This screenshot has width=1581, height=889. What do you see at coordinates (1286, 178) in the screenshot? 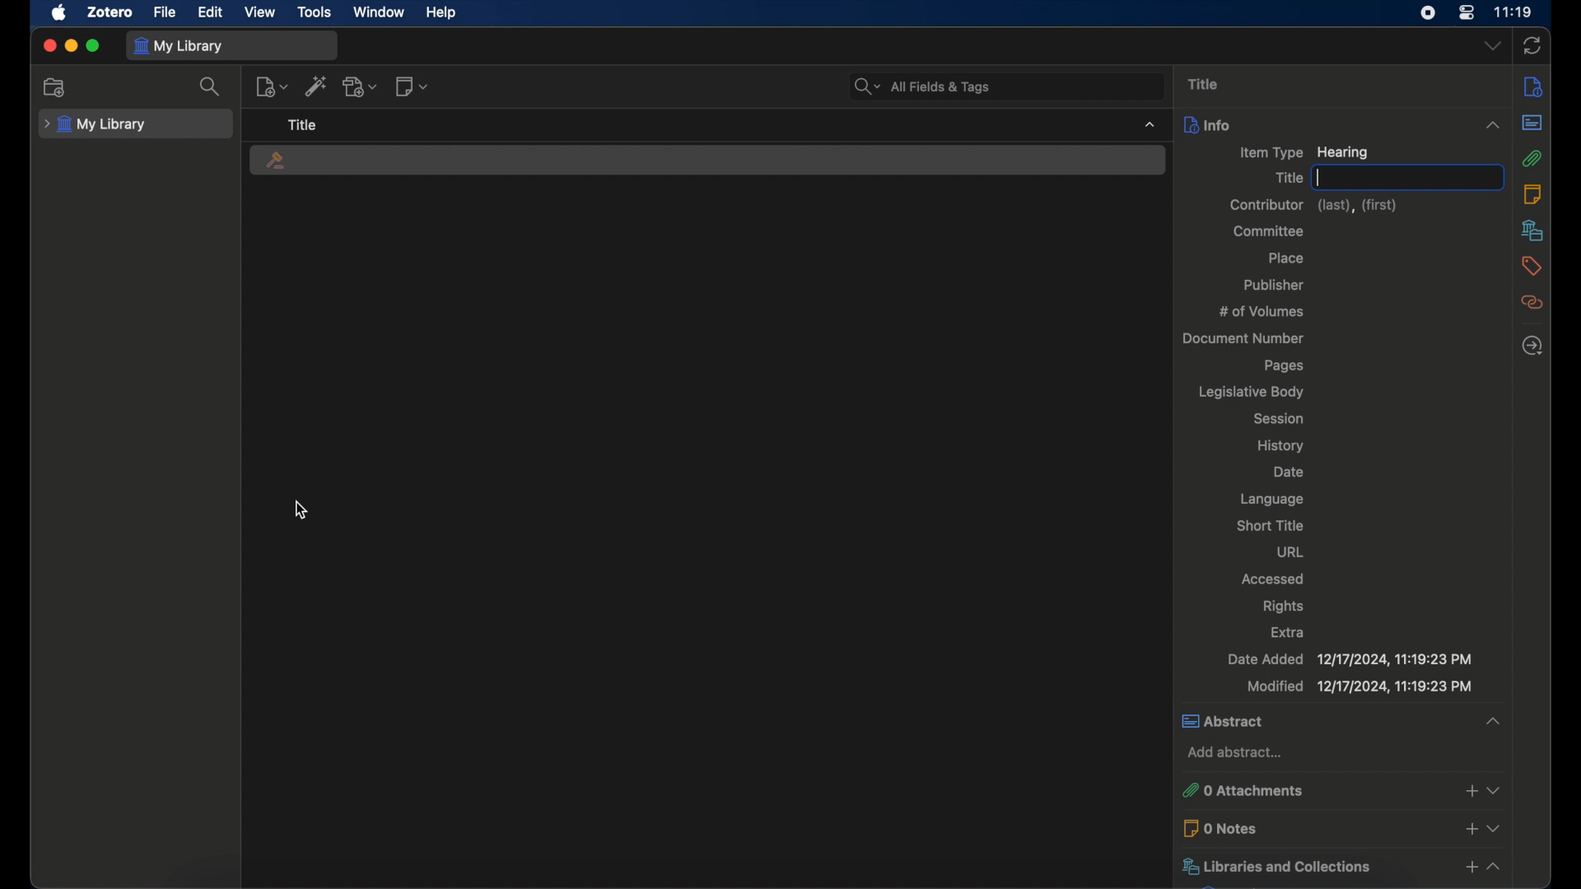
I see `title` at bounding box center [1286, 178].